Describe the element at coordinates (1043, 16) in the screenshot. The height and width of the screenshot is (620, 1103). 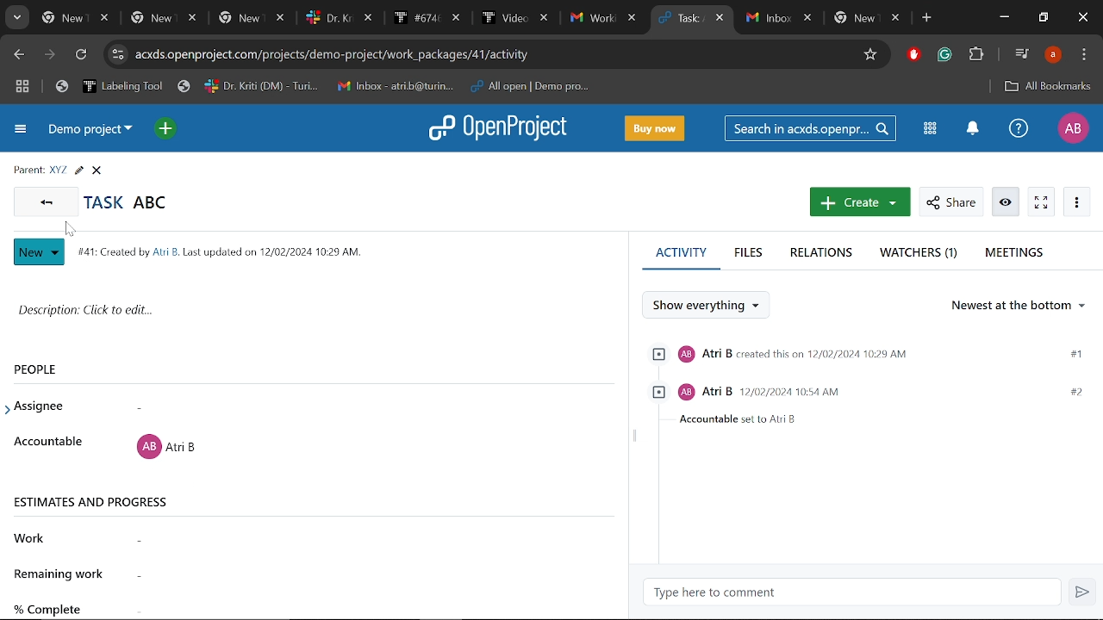
I see `Restore down` at that location.